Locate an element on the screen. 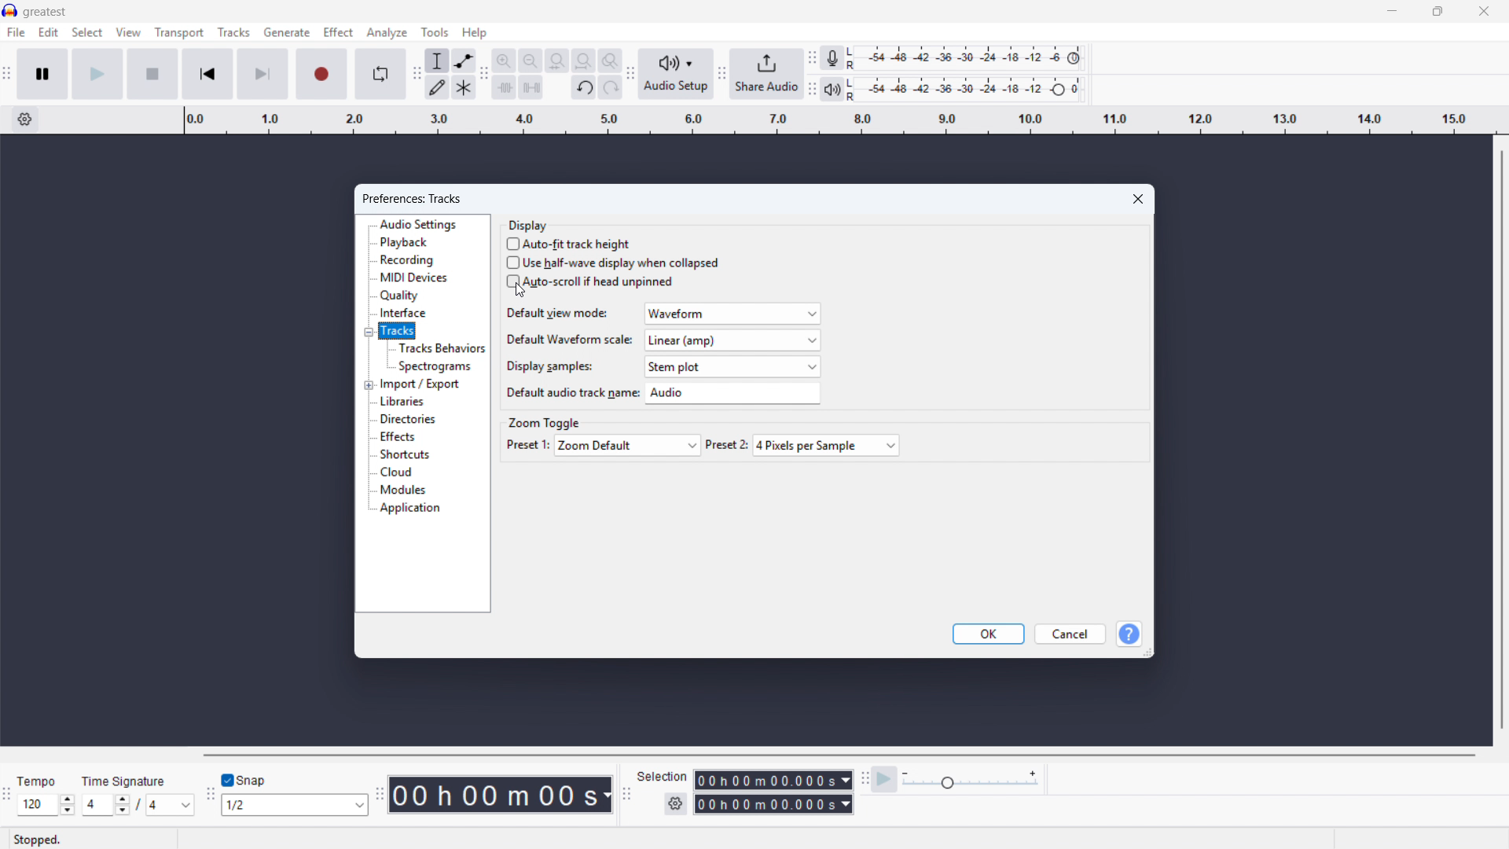 The image size is (1509, 849). Play at speed toolbar  is located at coordinates (865, 781).